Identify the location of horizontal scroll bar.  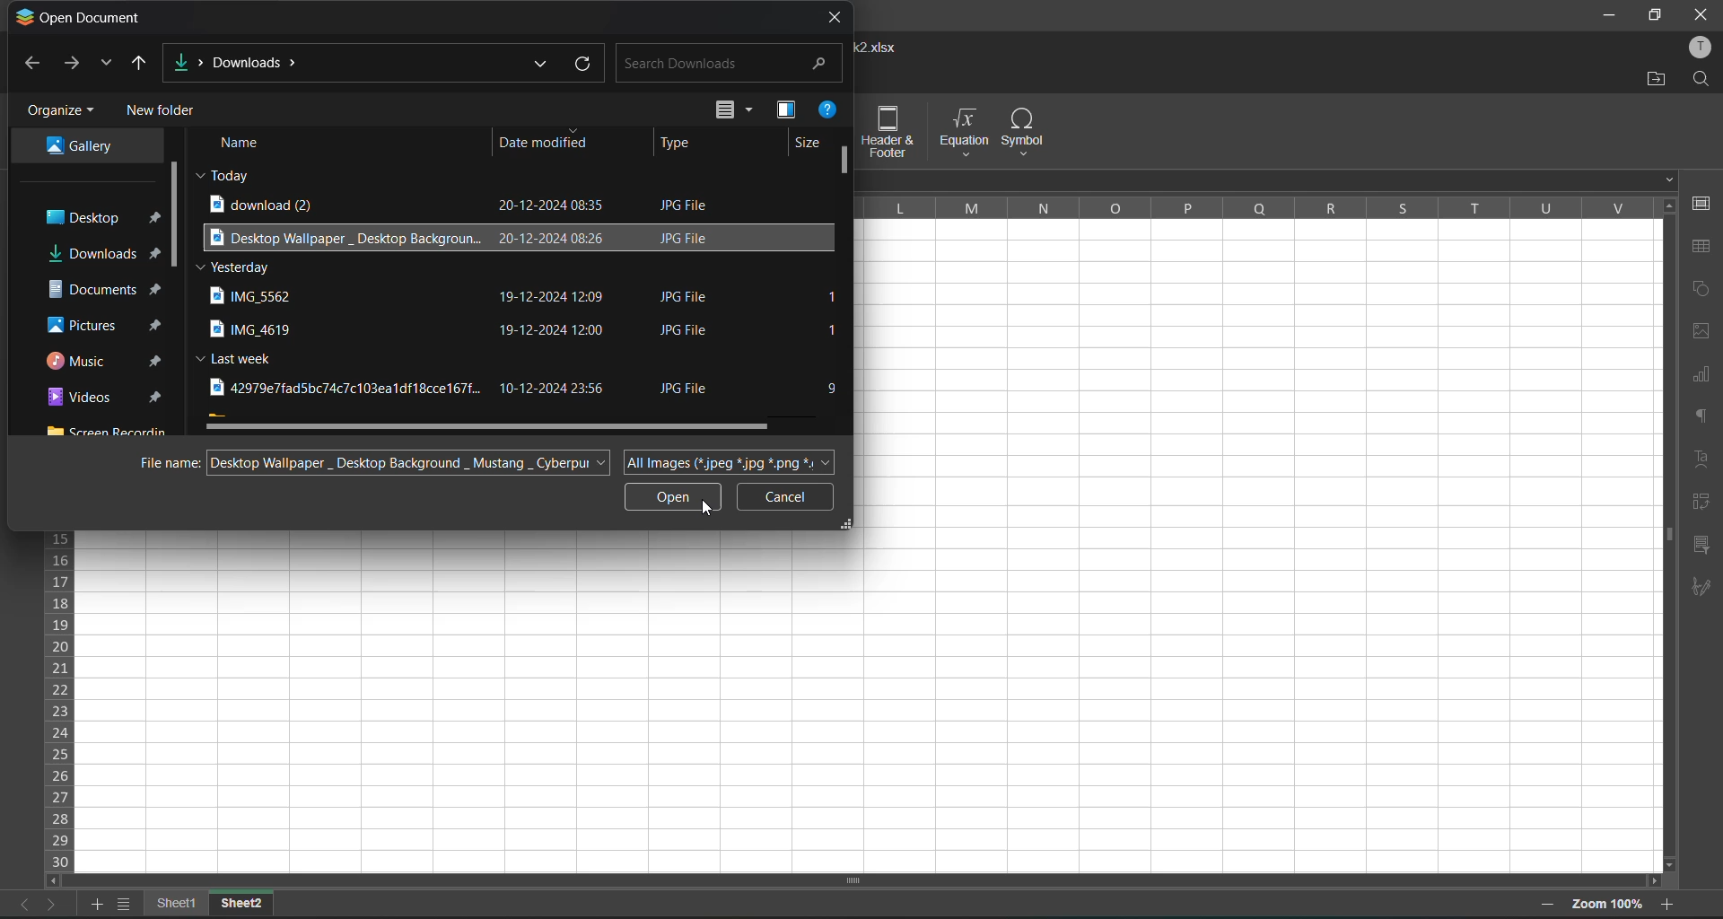
(497, 426).